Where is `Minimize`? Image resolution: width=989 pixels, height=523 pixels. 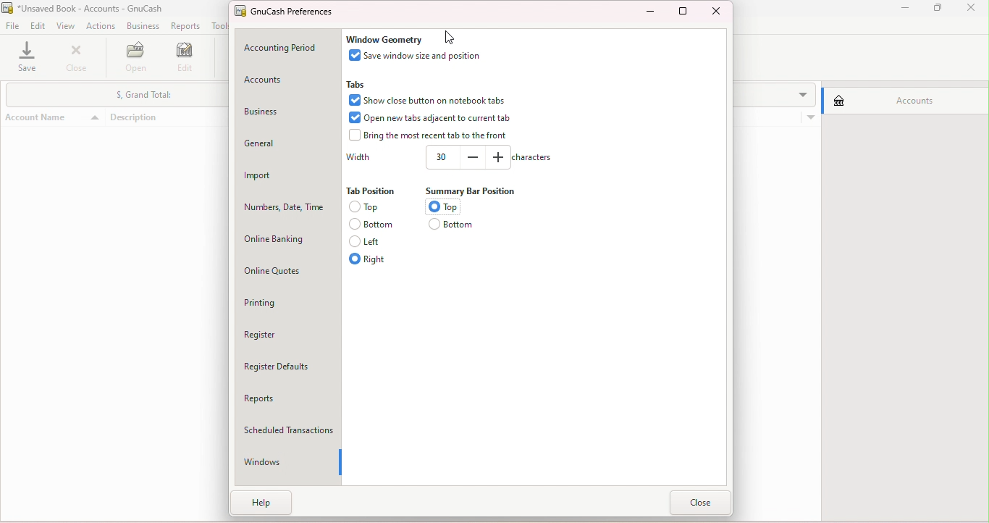 Minimize is located at coordinates (903, 10).